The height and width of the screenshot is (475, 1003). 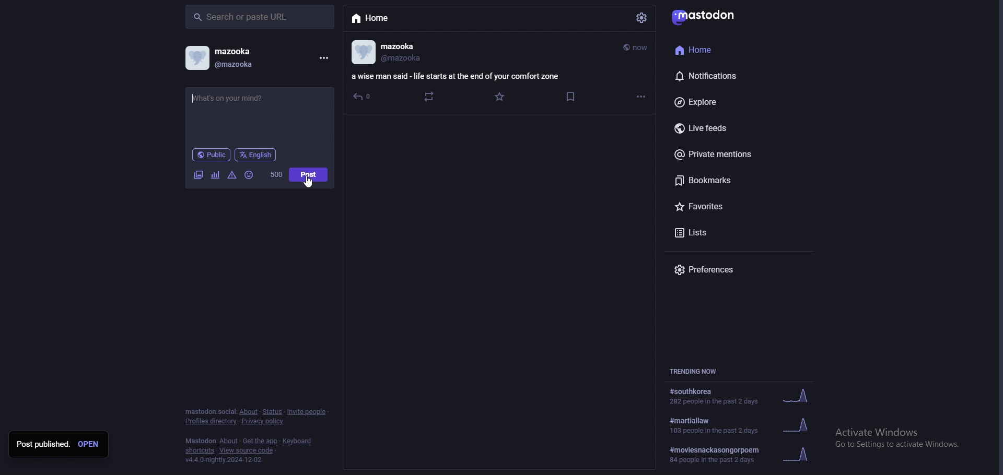 I want to click on time, so click(x=637, y=47).